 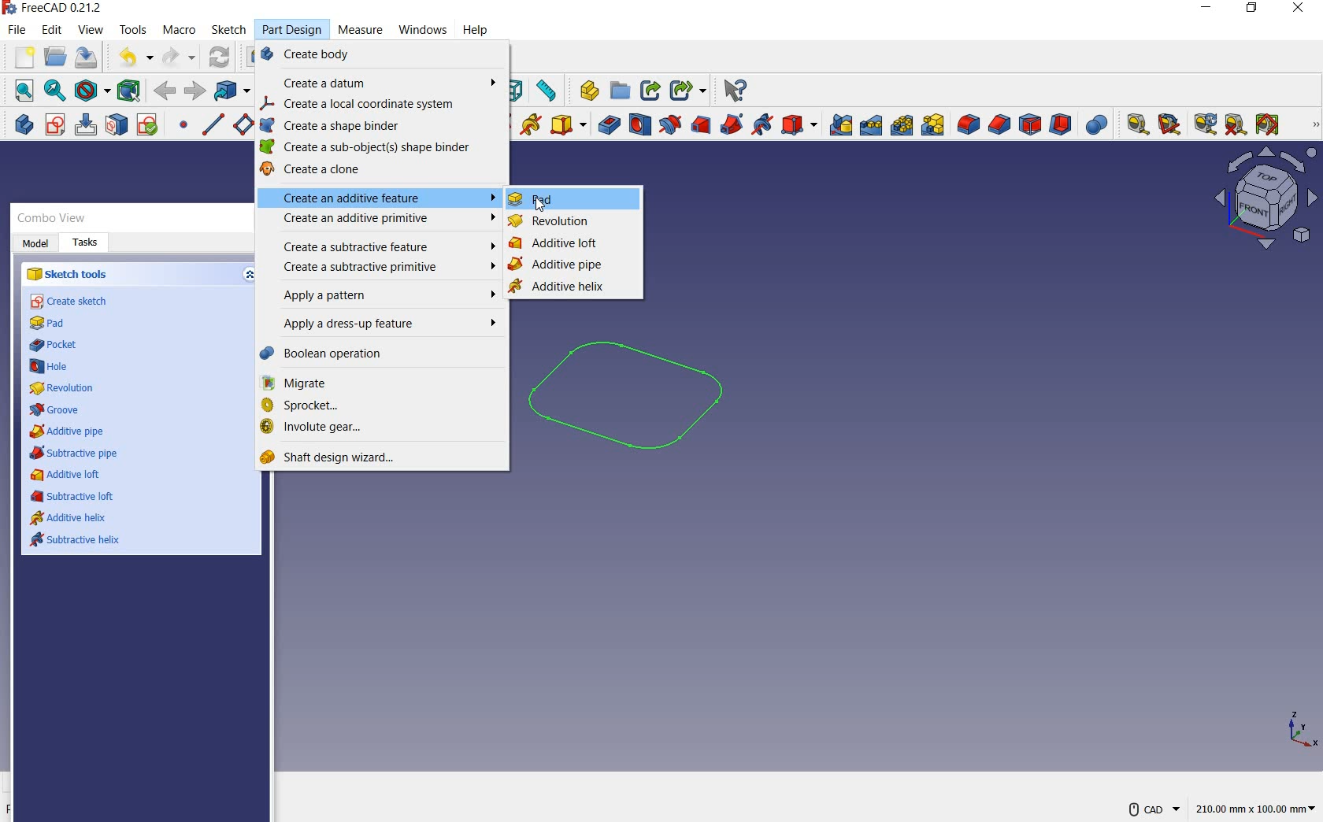 I want to click on create a subtractive primitive, so click(x=801, y=124).